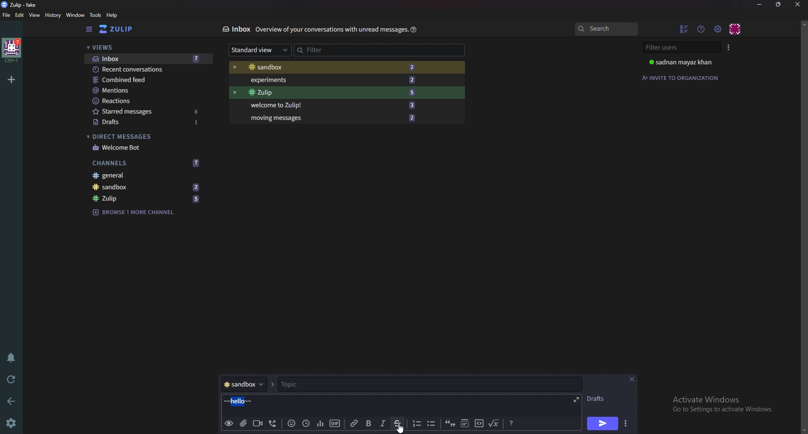 This screenshot has height=434, width=808. Describe the element at coordinates (243, 424) in the screenshot. I see `add file` at that location.